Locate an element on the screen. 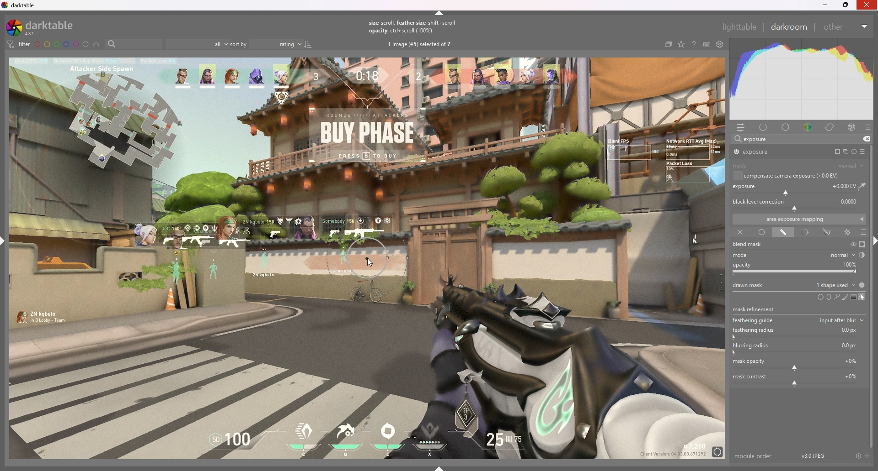 This screenshot has width=878, height=471. black level correction is located at coordinates (798, 204).